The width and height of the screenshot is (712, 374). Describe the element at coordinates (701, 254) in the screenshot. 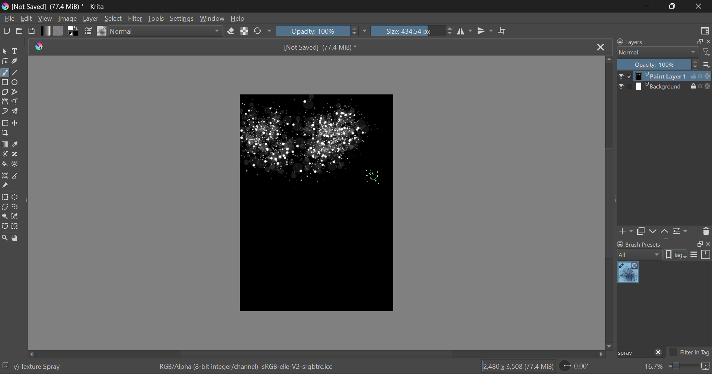

I see `options` at that location.